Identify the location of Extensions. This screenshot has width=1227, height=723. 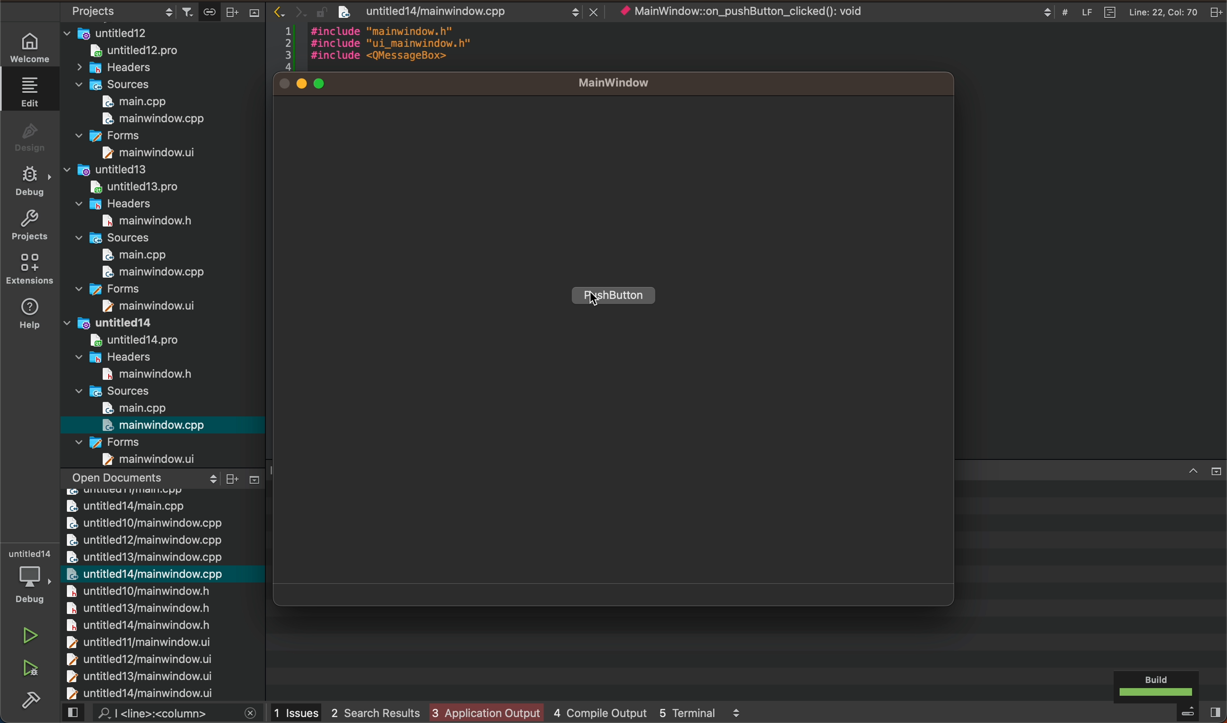
(27, 269).